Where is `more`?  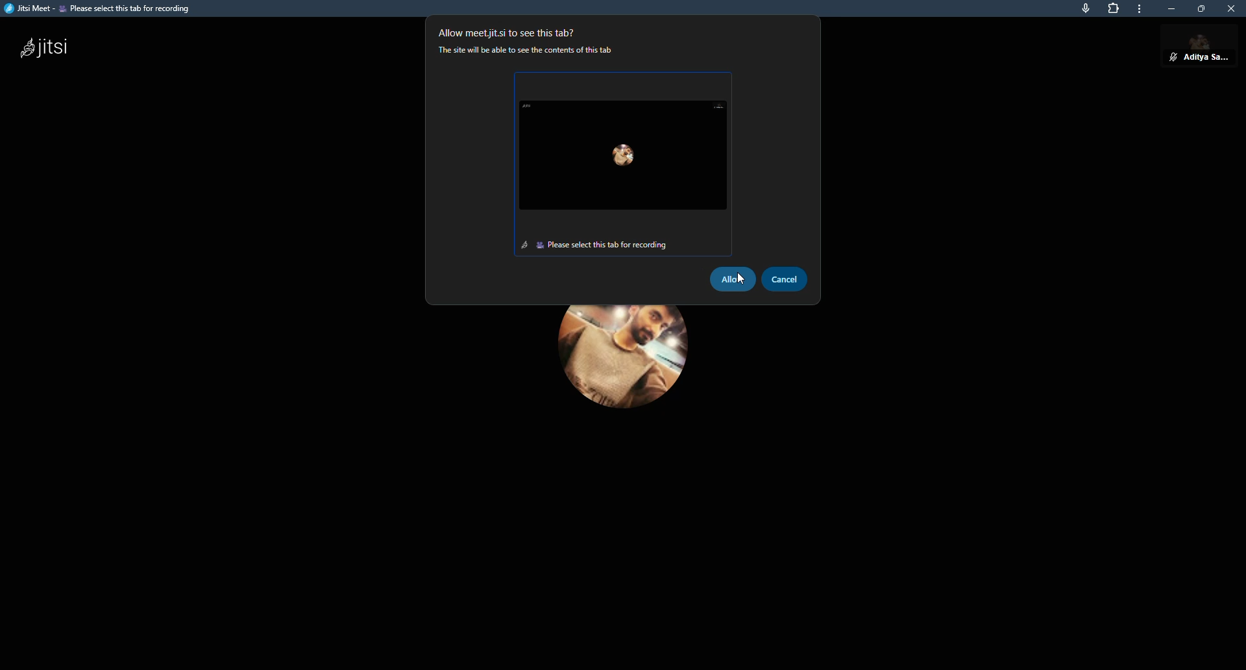
more is located at coordinates (1138, 11).